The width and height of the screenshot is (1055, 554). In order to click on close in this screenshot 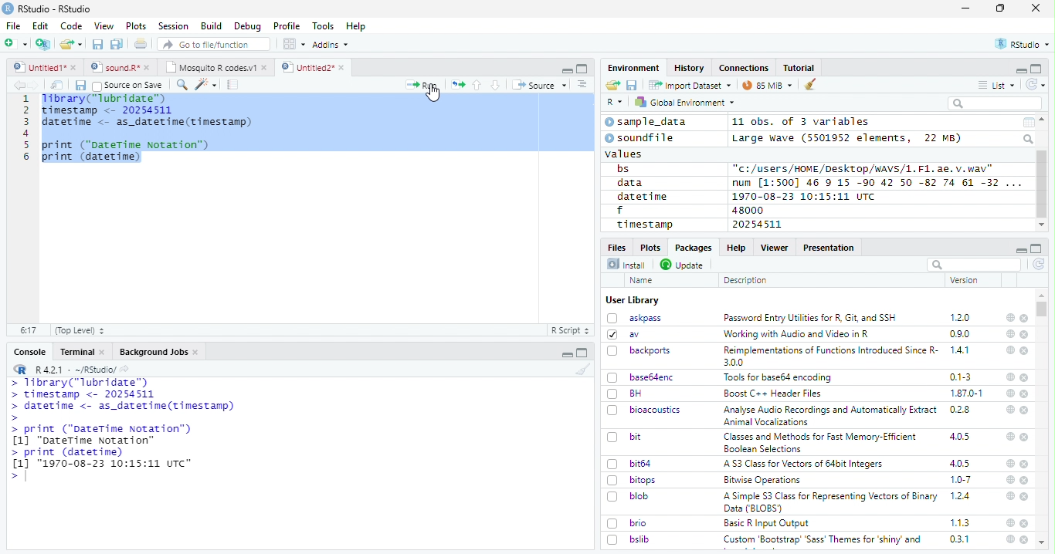, I will do `click(1026, 497)`.